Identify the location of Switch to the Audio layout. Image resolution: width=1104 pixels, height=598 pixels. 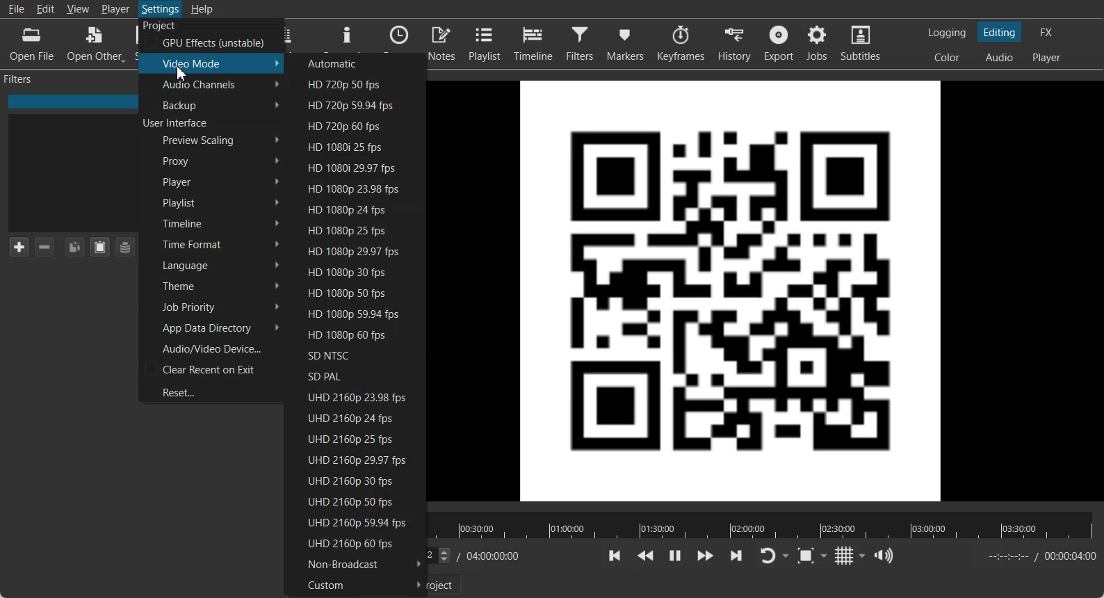
(999, 57).